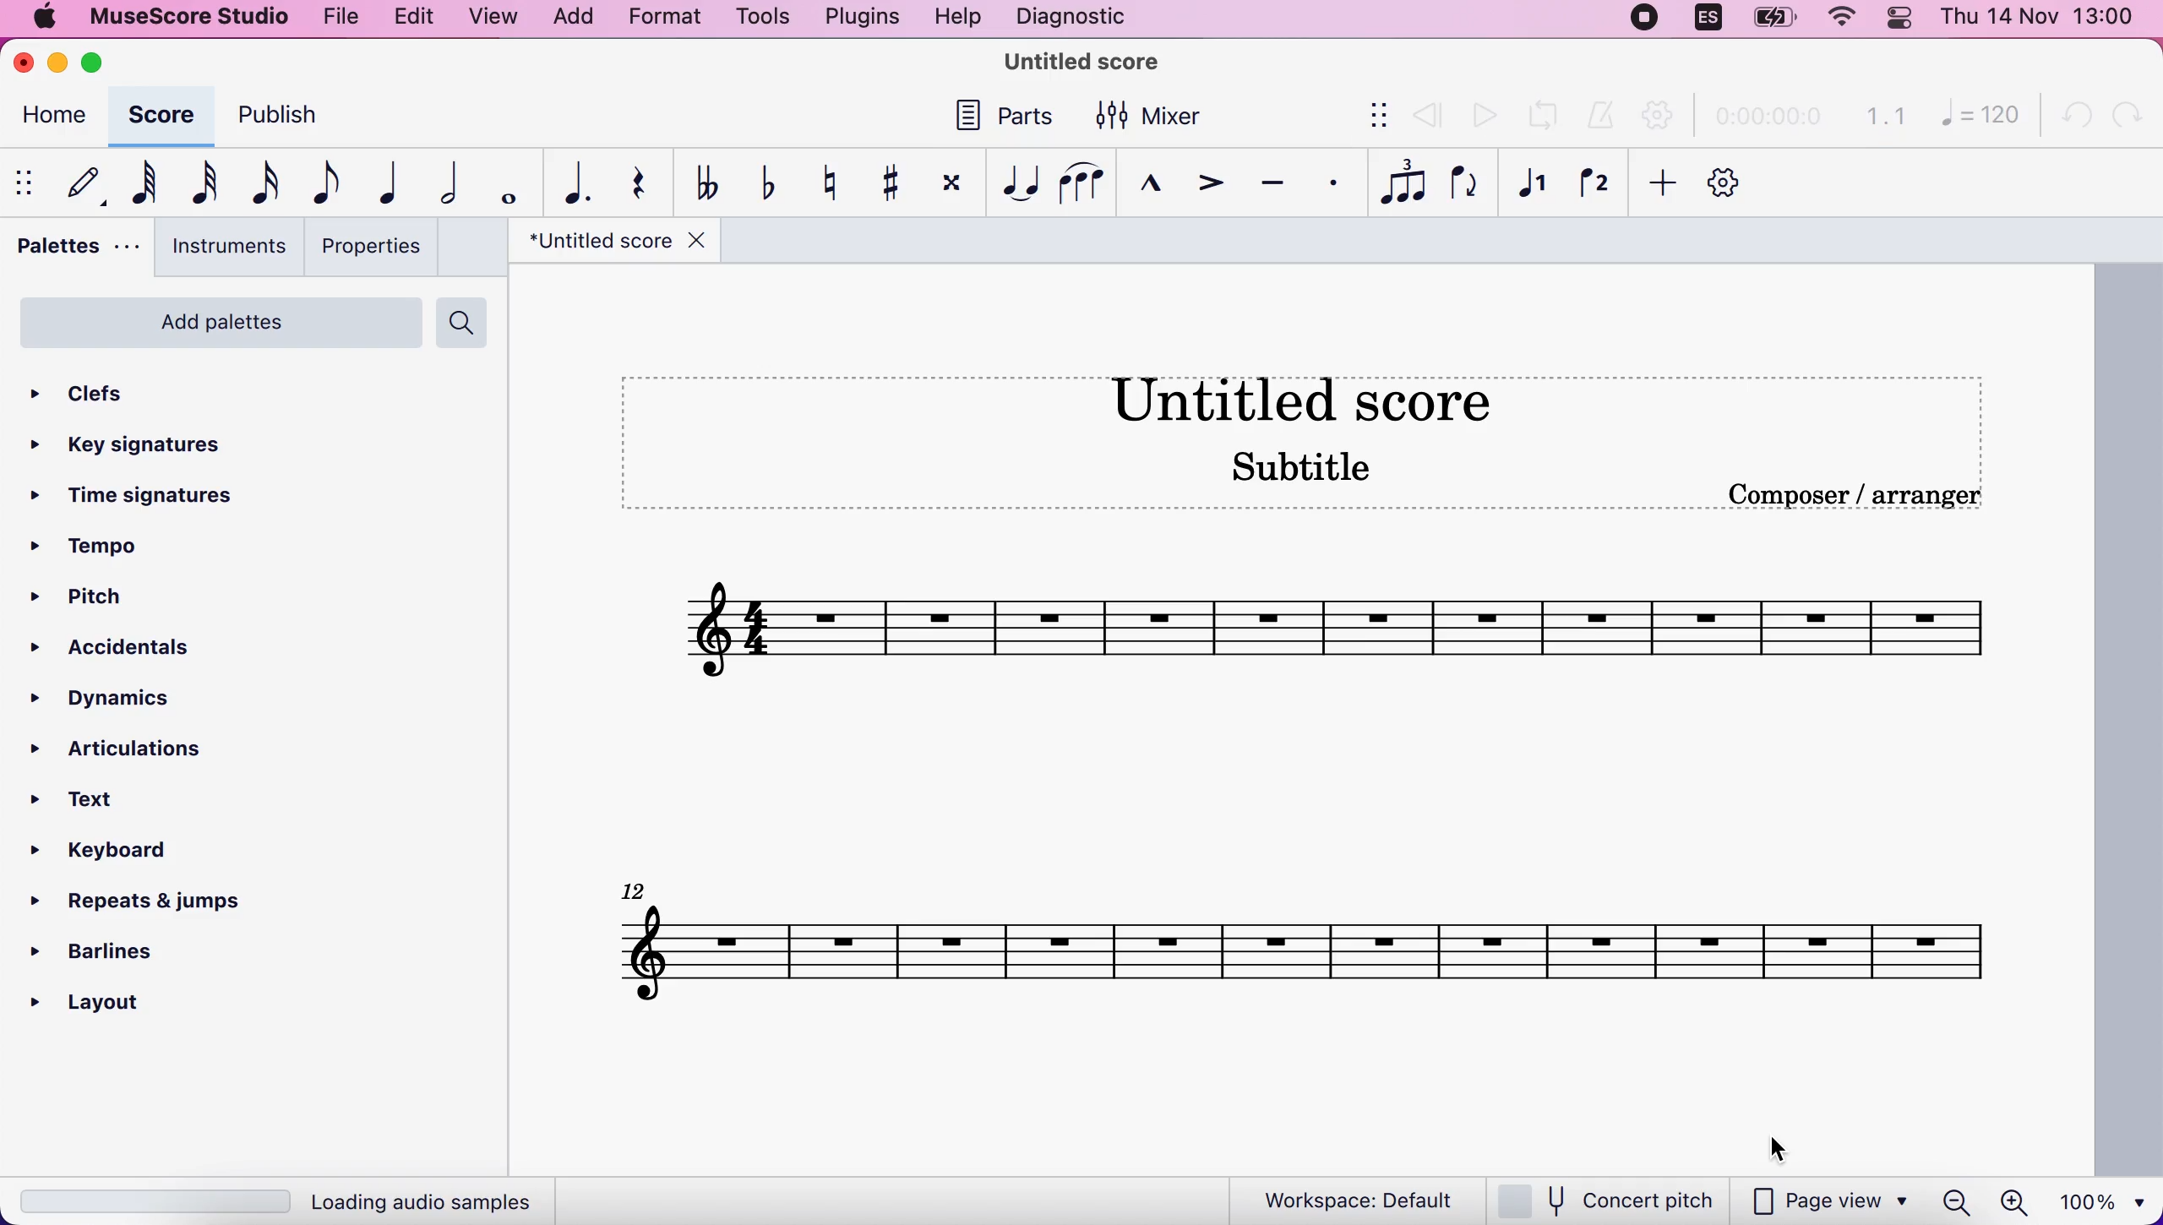  What do you see at coordinates (441, 185) in the screenshot?
I see `half note` at bounding box center [441, 185].